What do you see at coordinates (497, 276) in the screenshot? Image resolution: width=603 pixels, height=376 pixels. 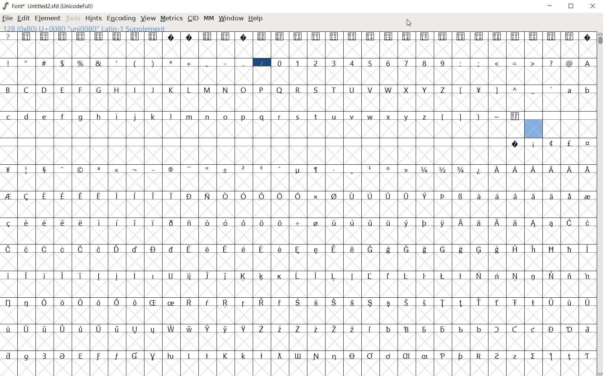 I see `glyph` at bounding box center [497, 276].